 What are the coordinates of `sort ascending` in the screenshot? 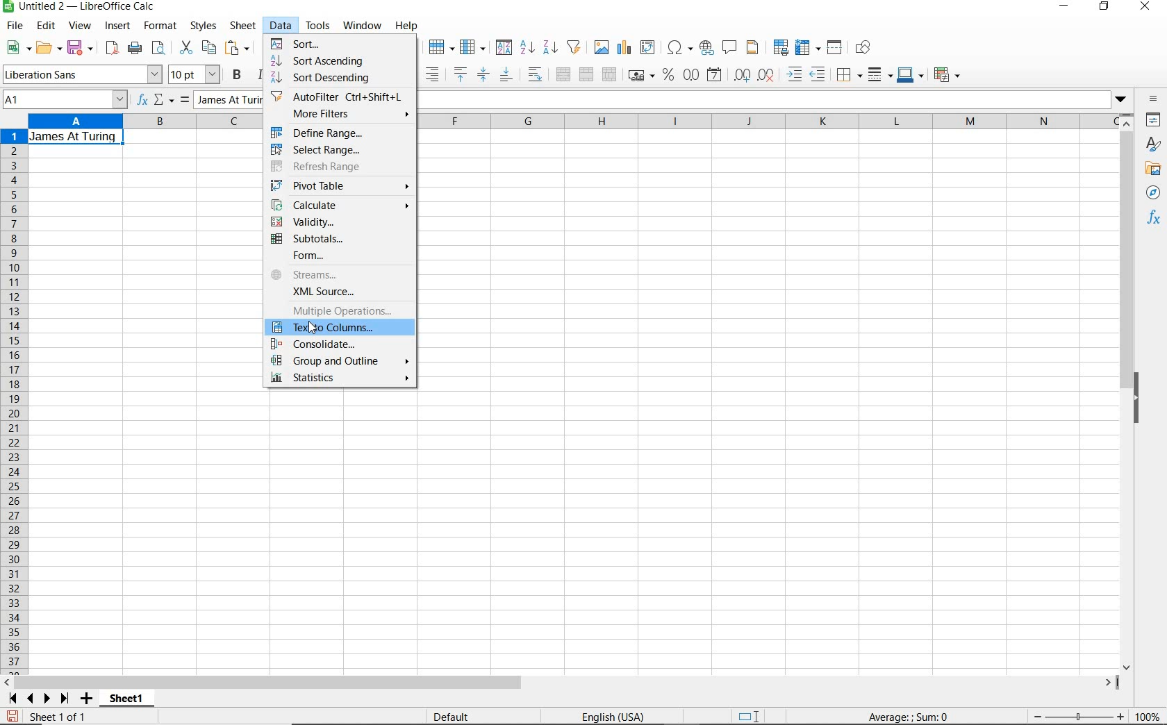 It's located at (331, 62).